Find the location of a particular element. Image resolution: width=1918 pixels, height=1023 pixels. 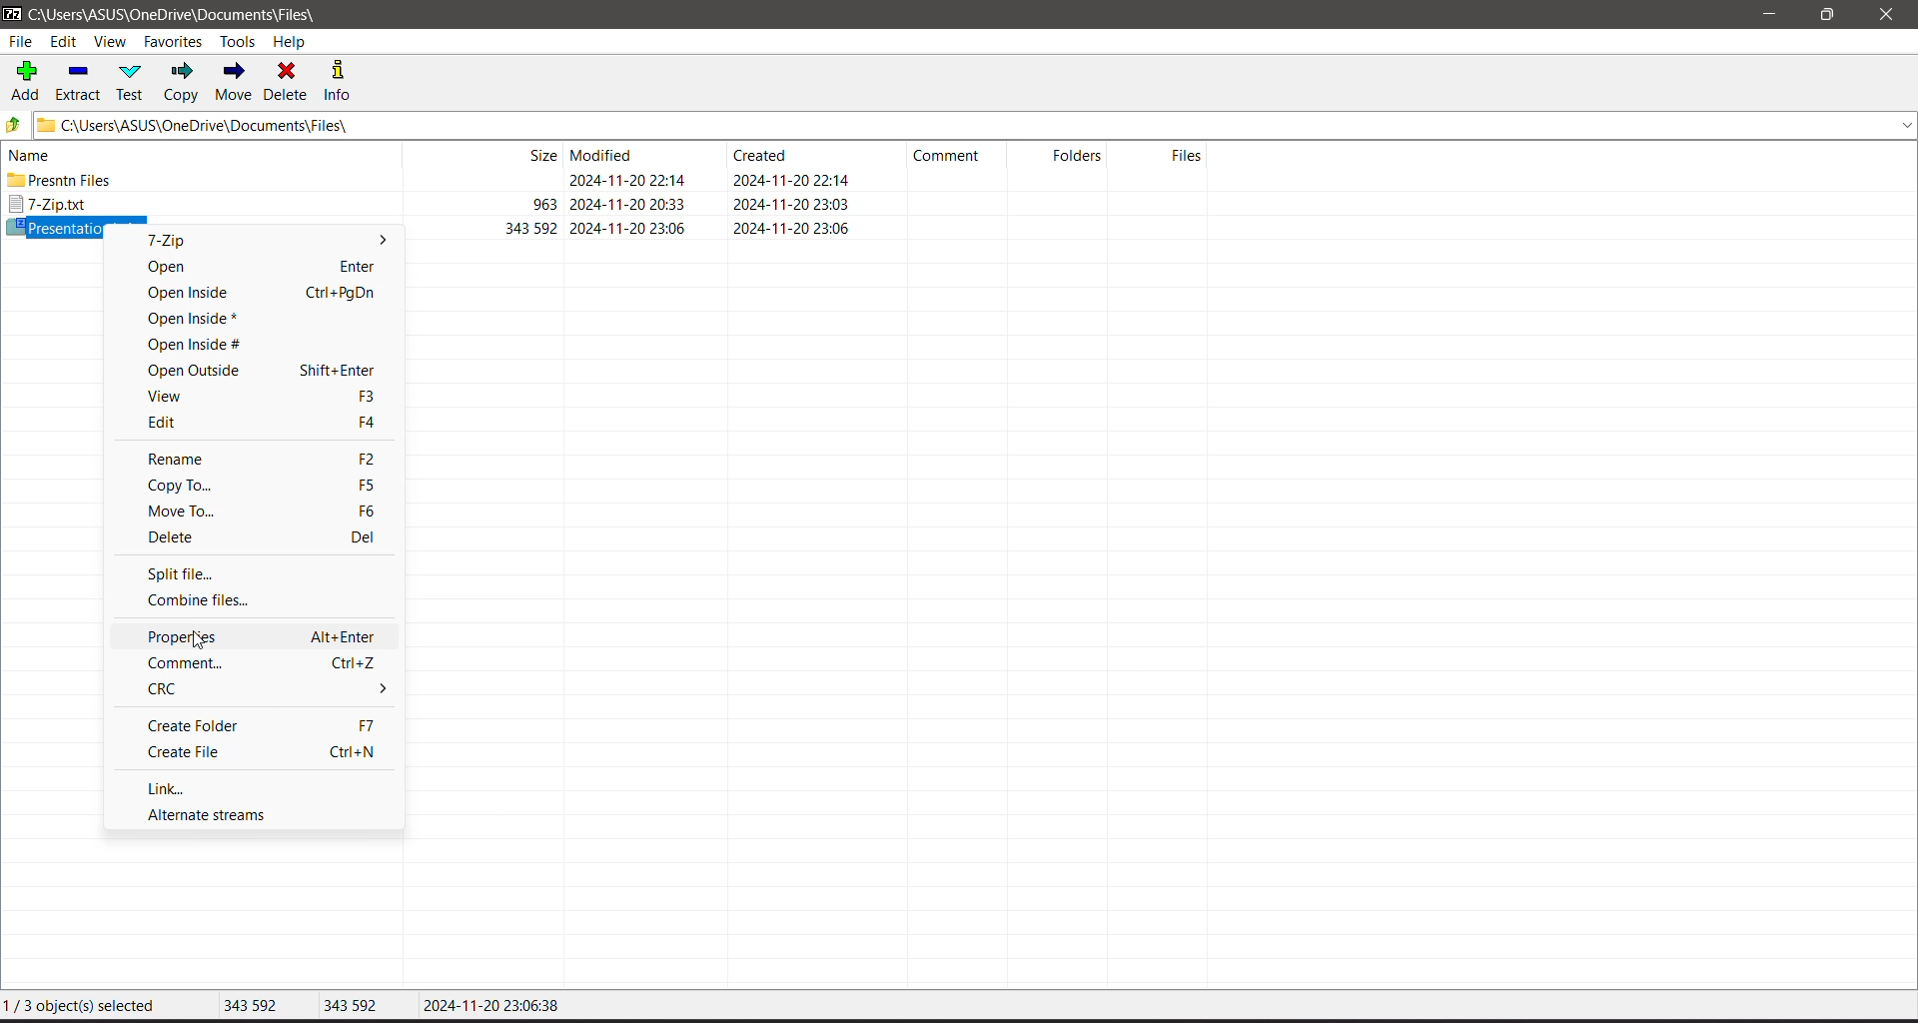

7-Zip is located at coordinates (168, 242).